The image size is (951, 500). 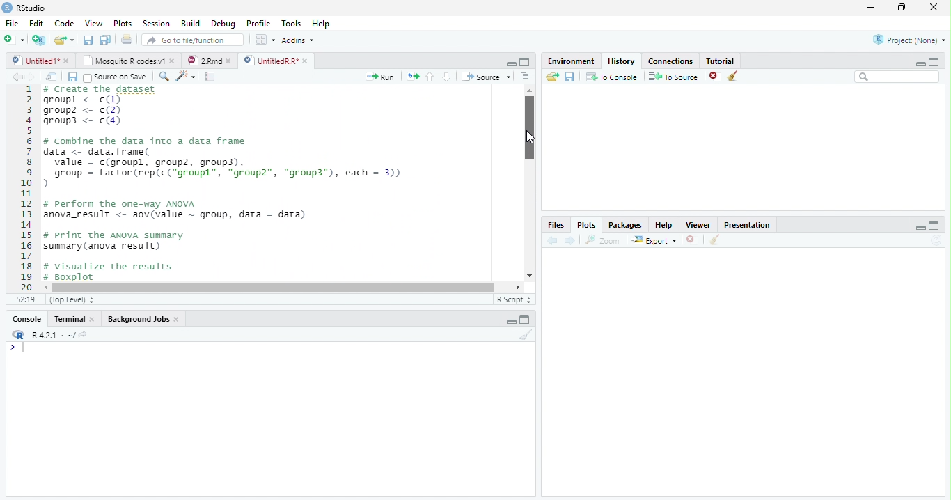 What do you see at coordinates (932, 8) in the screenshot?
I see `Close` at bounding box center [932, 8].